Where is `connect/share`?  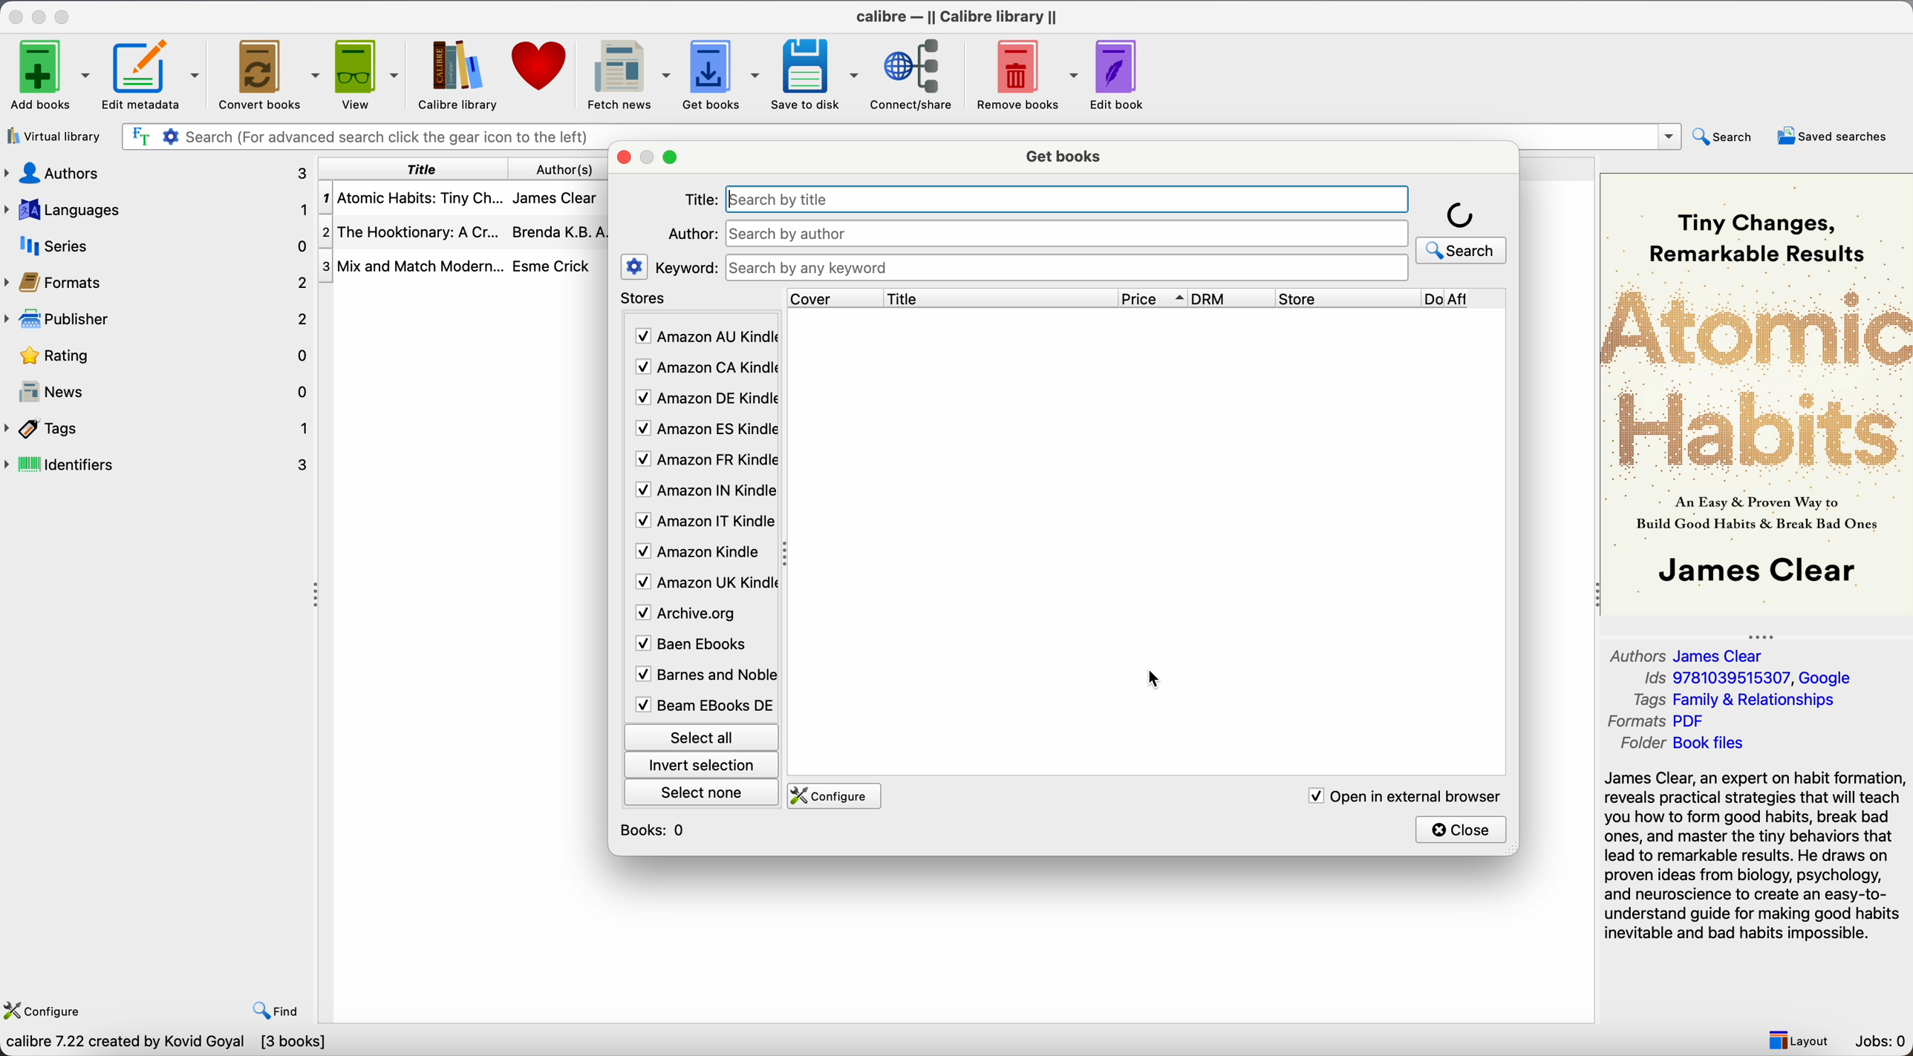
connect/share is located at coordinates (914, 75).